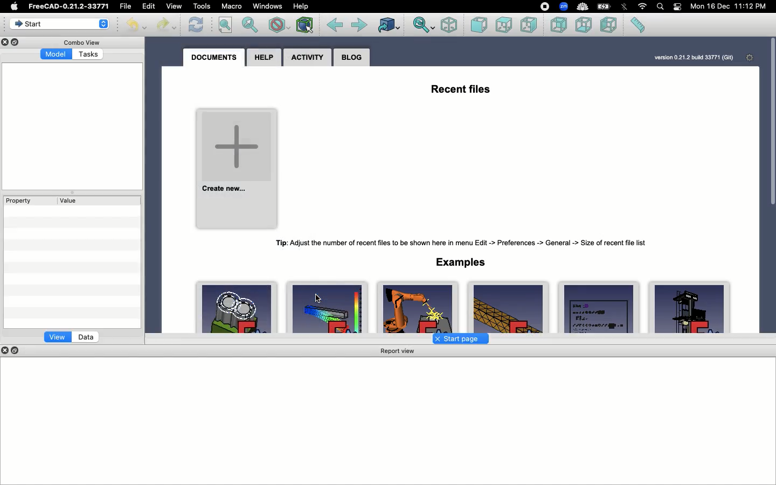 The height and width of the screenshot is (485, 776). Describe the element at coordinates (238, 306) in the screenshot. I see `EngineBlock.FCStd Werner Mayer 78Kb` at that location.